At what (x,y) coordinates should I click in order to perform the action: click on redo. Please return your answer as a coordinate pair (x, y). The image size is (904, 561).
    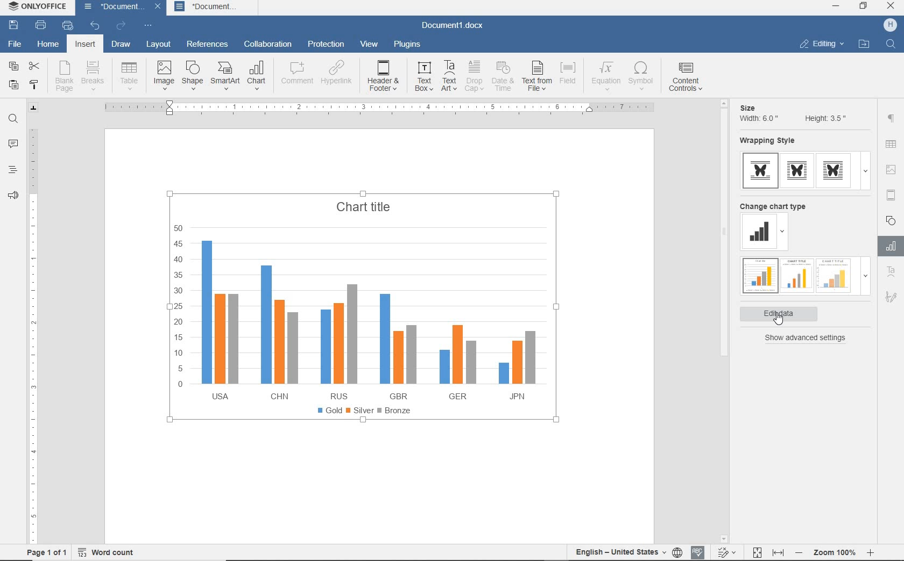
    Looking at the image, I should click on (121, 26).